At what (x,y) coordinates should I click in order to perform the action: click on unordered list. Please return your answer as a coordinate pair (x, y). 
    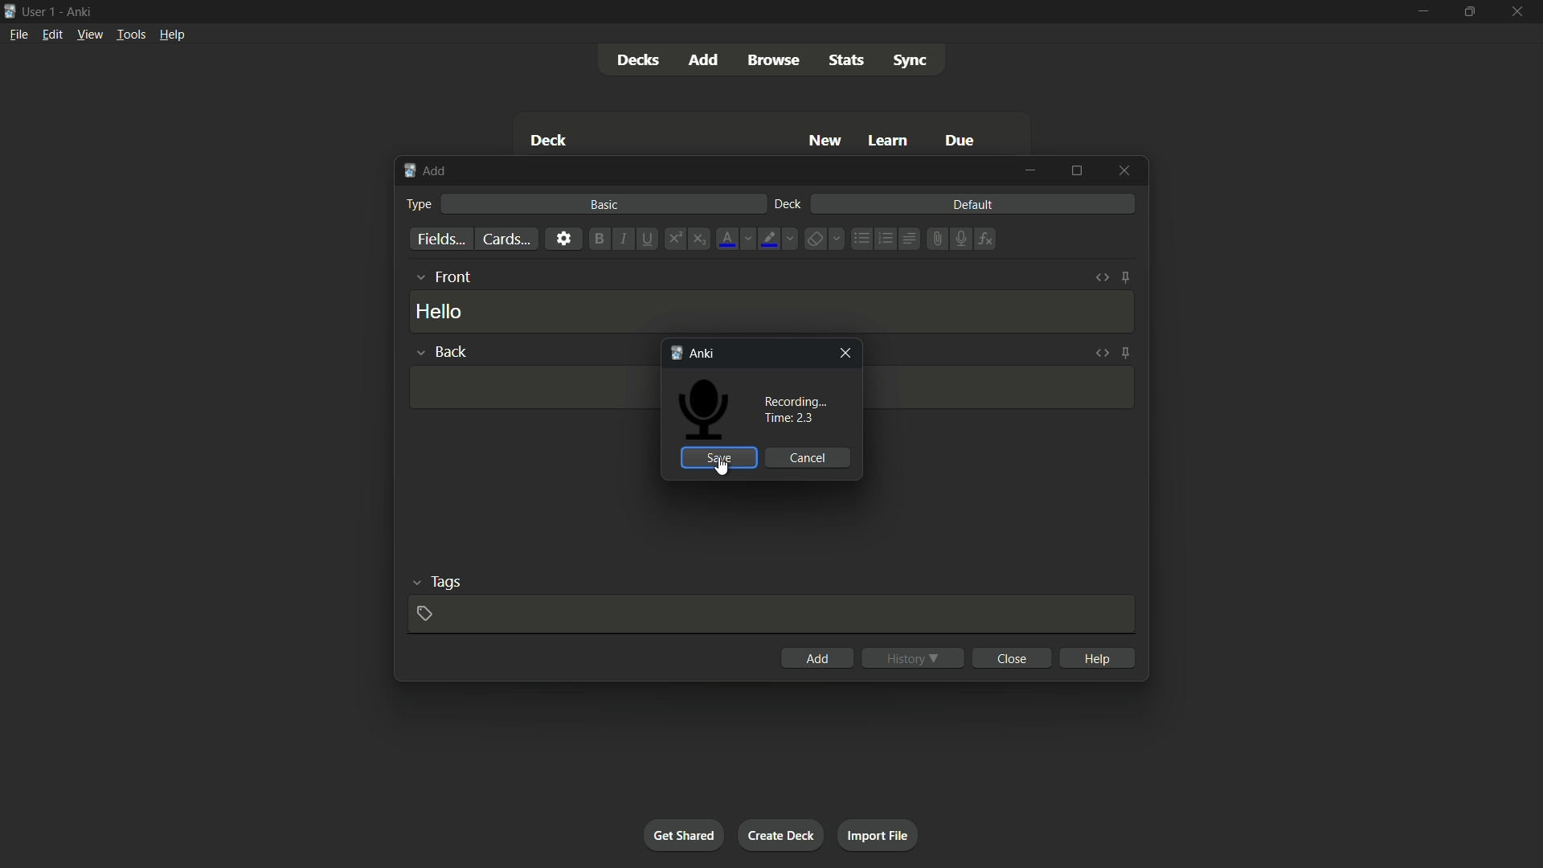
    Looking at the image, I should click on (862, 240).